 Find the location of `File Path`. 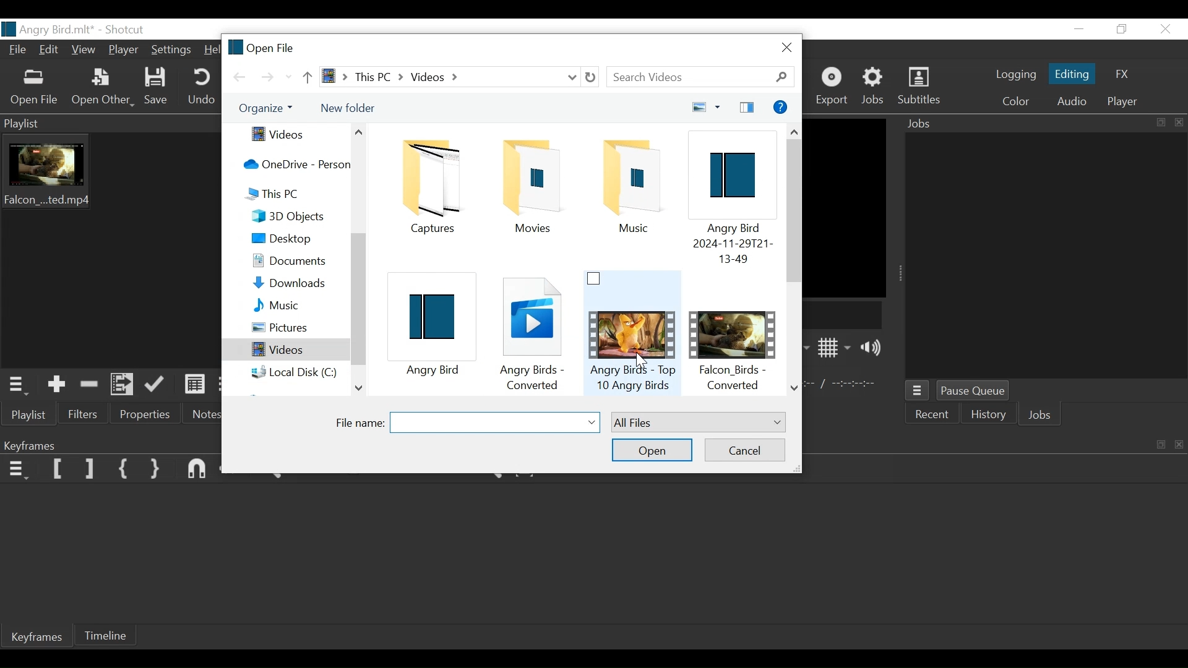

File Path is located at coordinates (450, 77).